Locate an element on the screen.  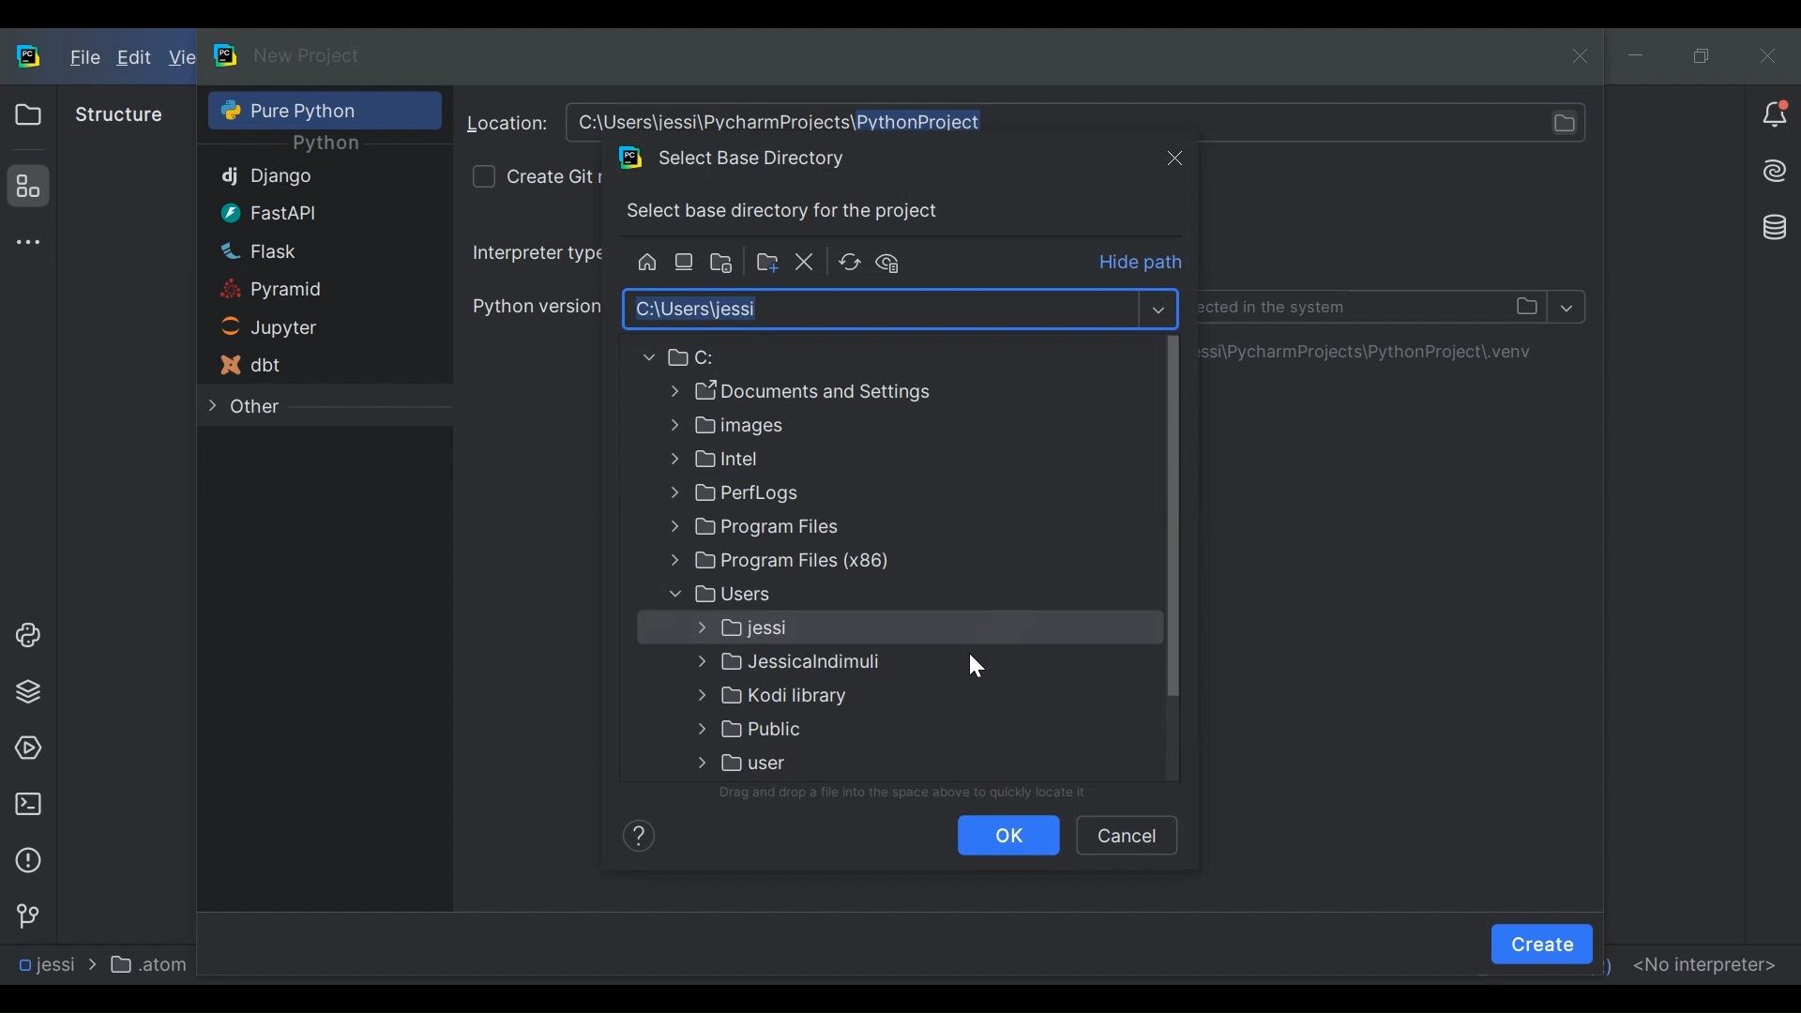
Python is located at coordinates (325, 144).